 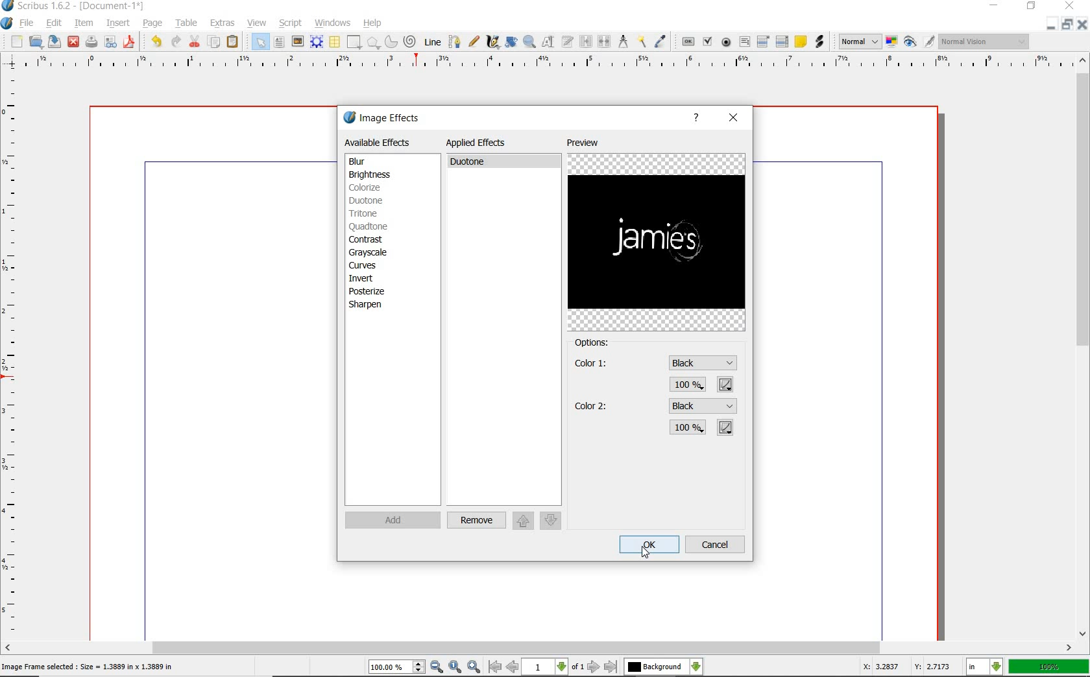 I want to click on pdf radio button, so click(x=727, y=42).